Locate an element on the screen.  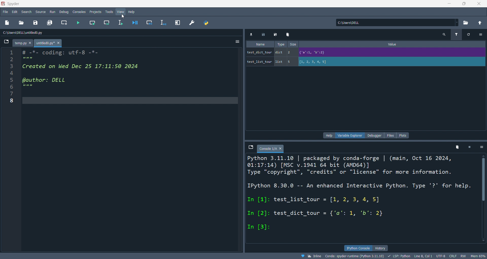
vertical scrollbar is located at coordinates (482, 198).